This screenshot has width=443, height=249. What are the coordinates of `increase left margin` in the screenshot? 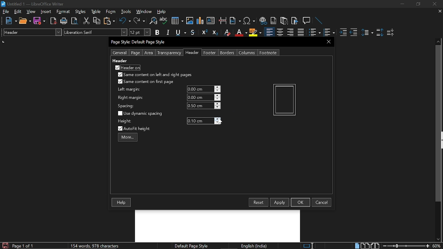 It's located at (218, 87).